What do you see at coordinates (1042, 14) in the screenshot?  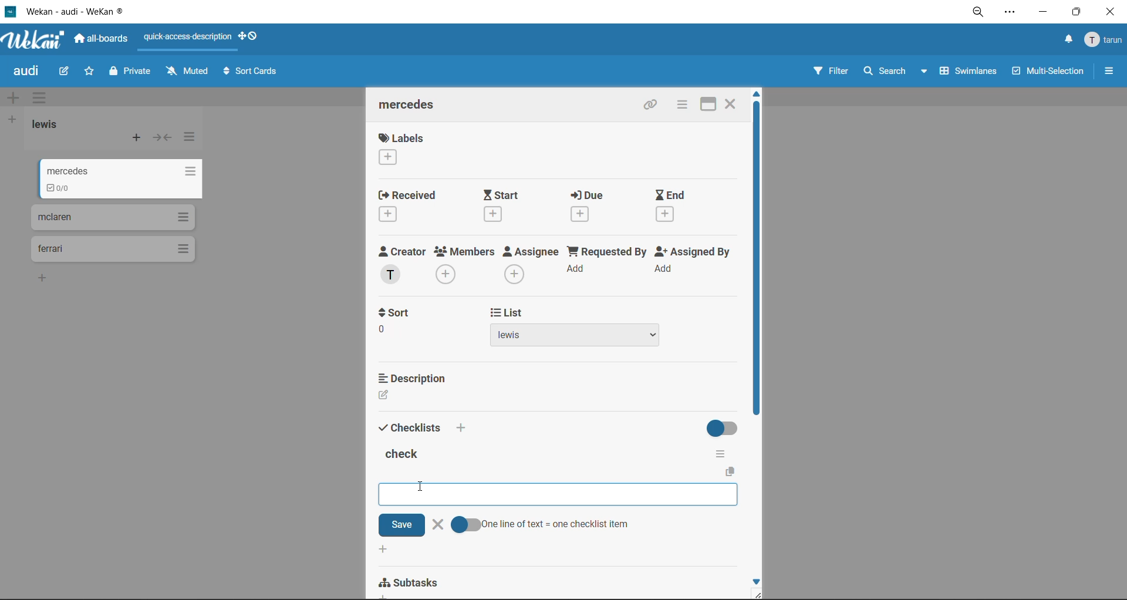 I see `minimize` at bounding box center [1042, 14].